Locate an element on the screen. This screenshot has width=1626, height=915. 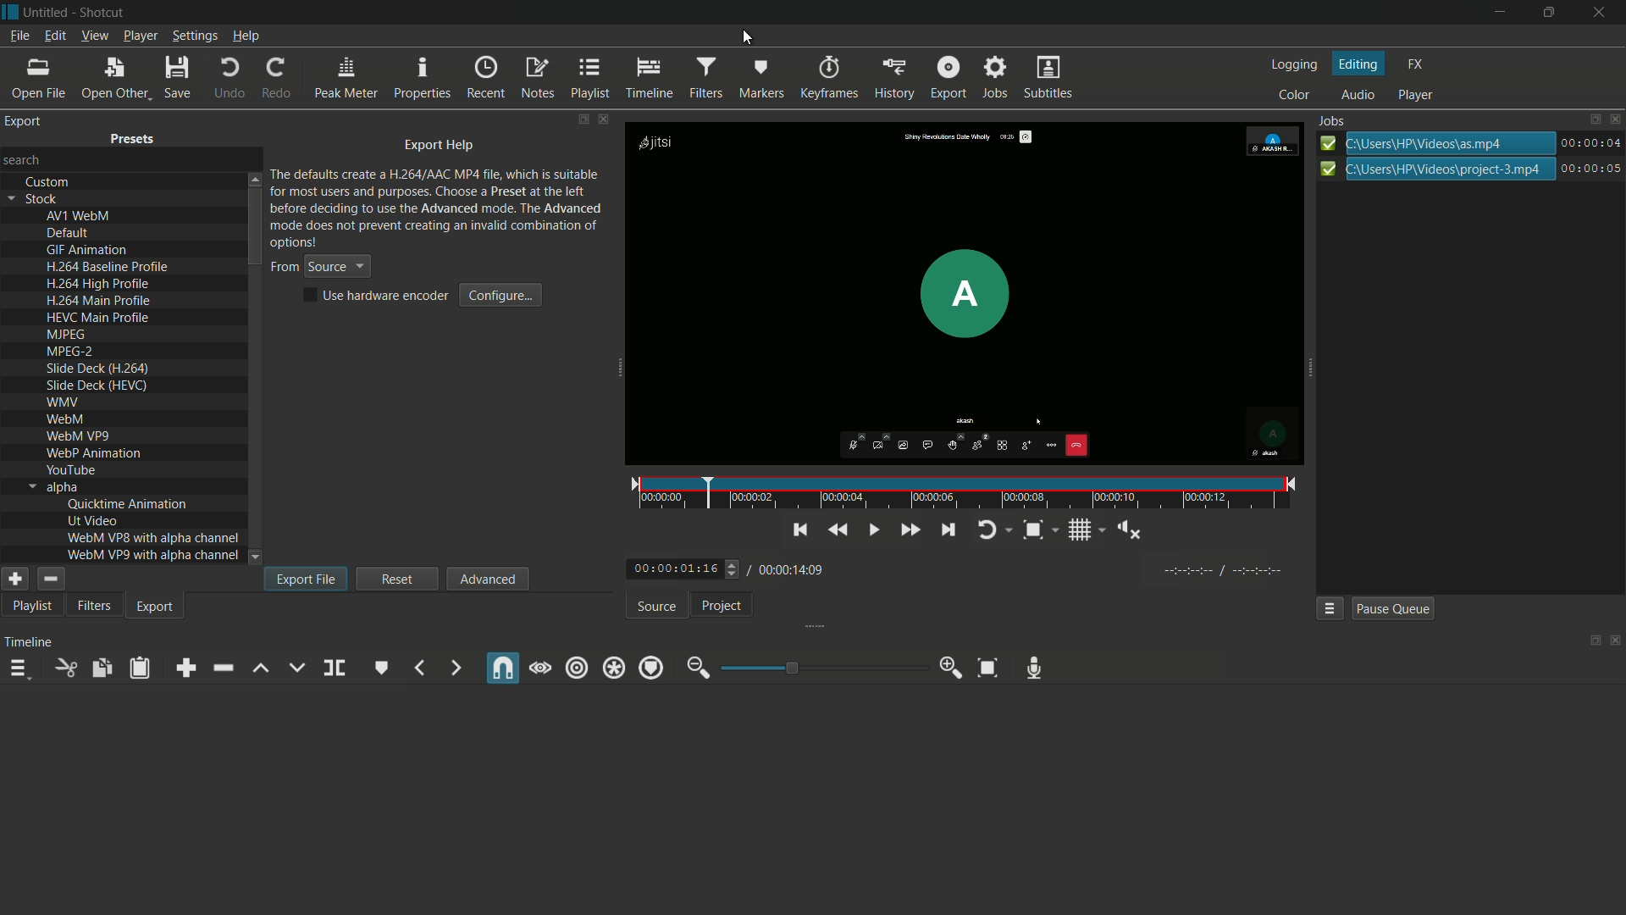
total time is located at coordinates (794, 570).